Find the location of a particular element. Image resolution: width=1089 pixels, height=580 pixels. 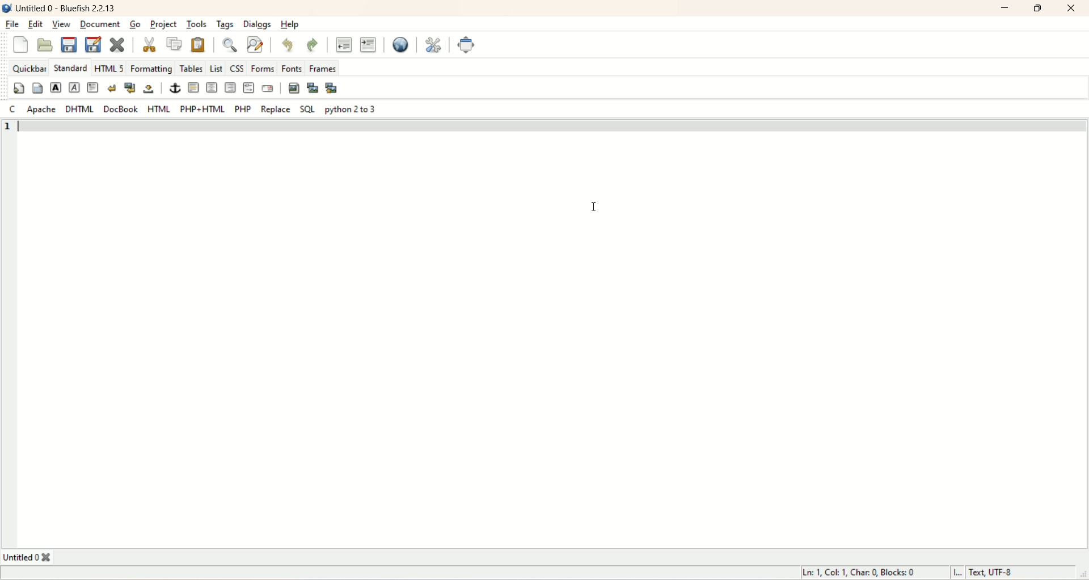

C is located at coordinates (11, 108).